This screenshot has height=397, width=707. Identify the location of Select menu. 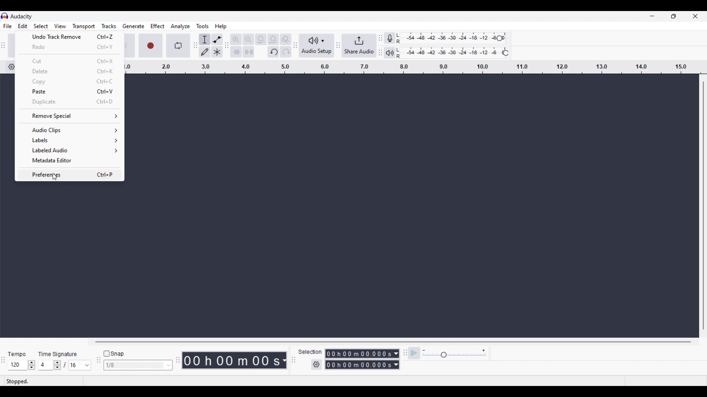
(41, 25).